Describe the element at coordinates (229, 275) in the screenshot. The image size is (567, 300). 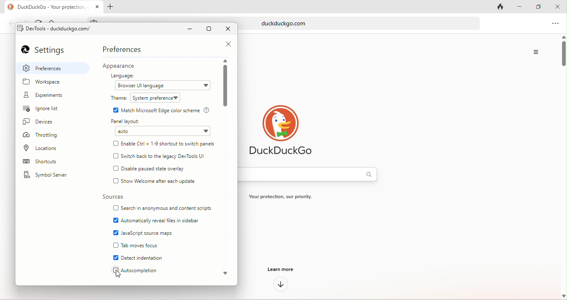
I see `scroll down` at that location.